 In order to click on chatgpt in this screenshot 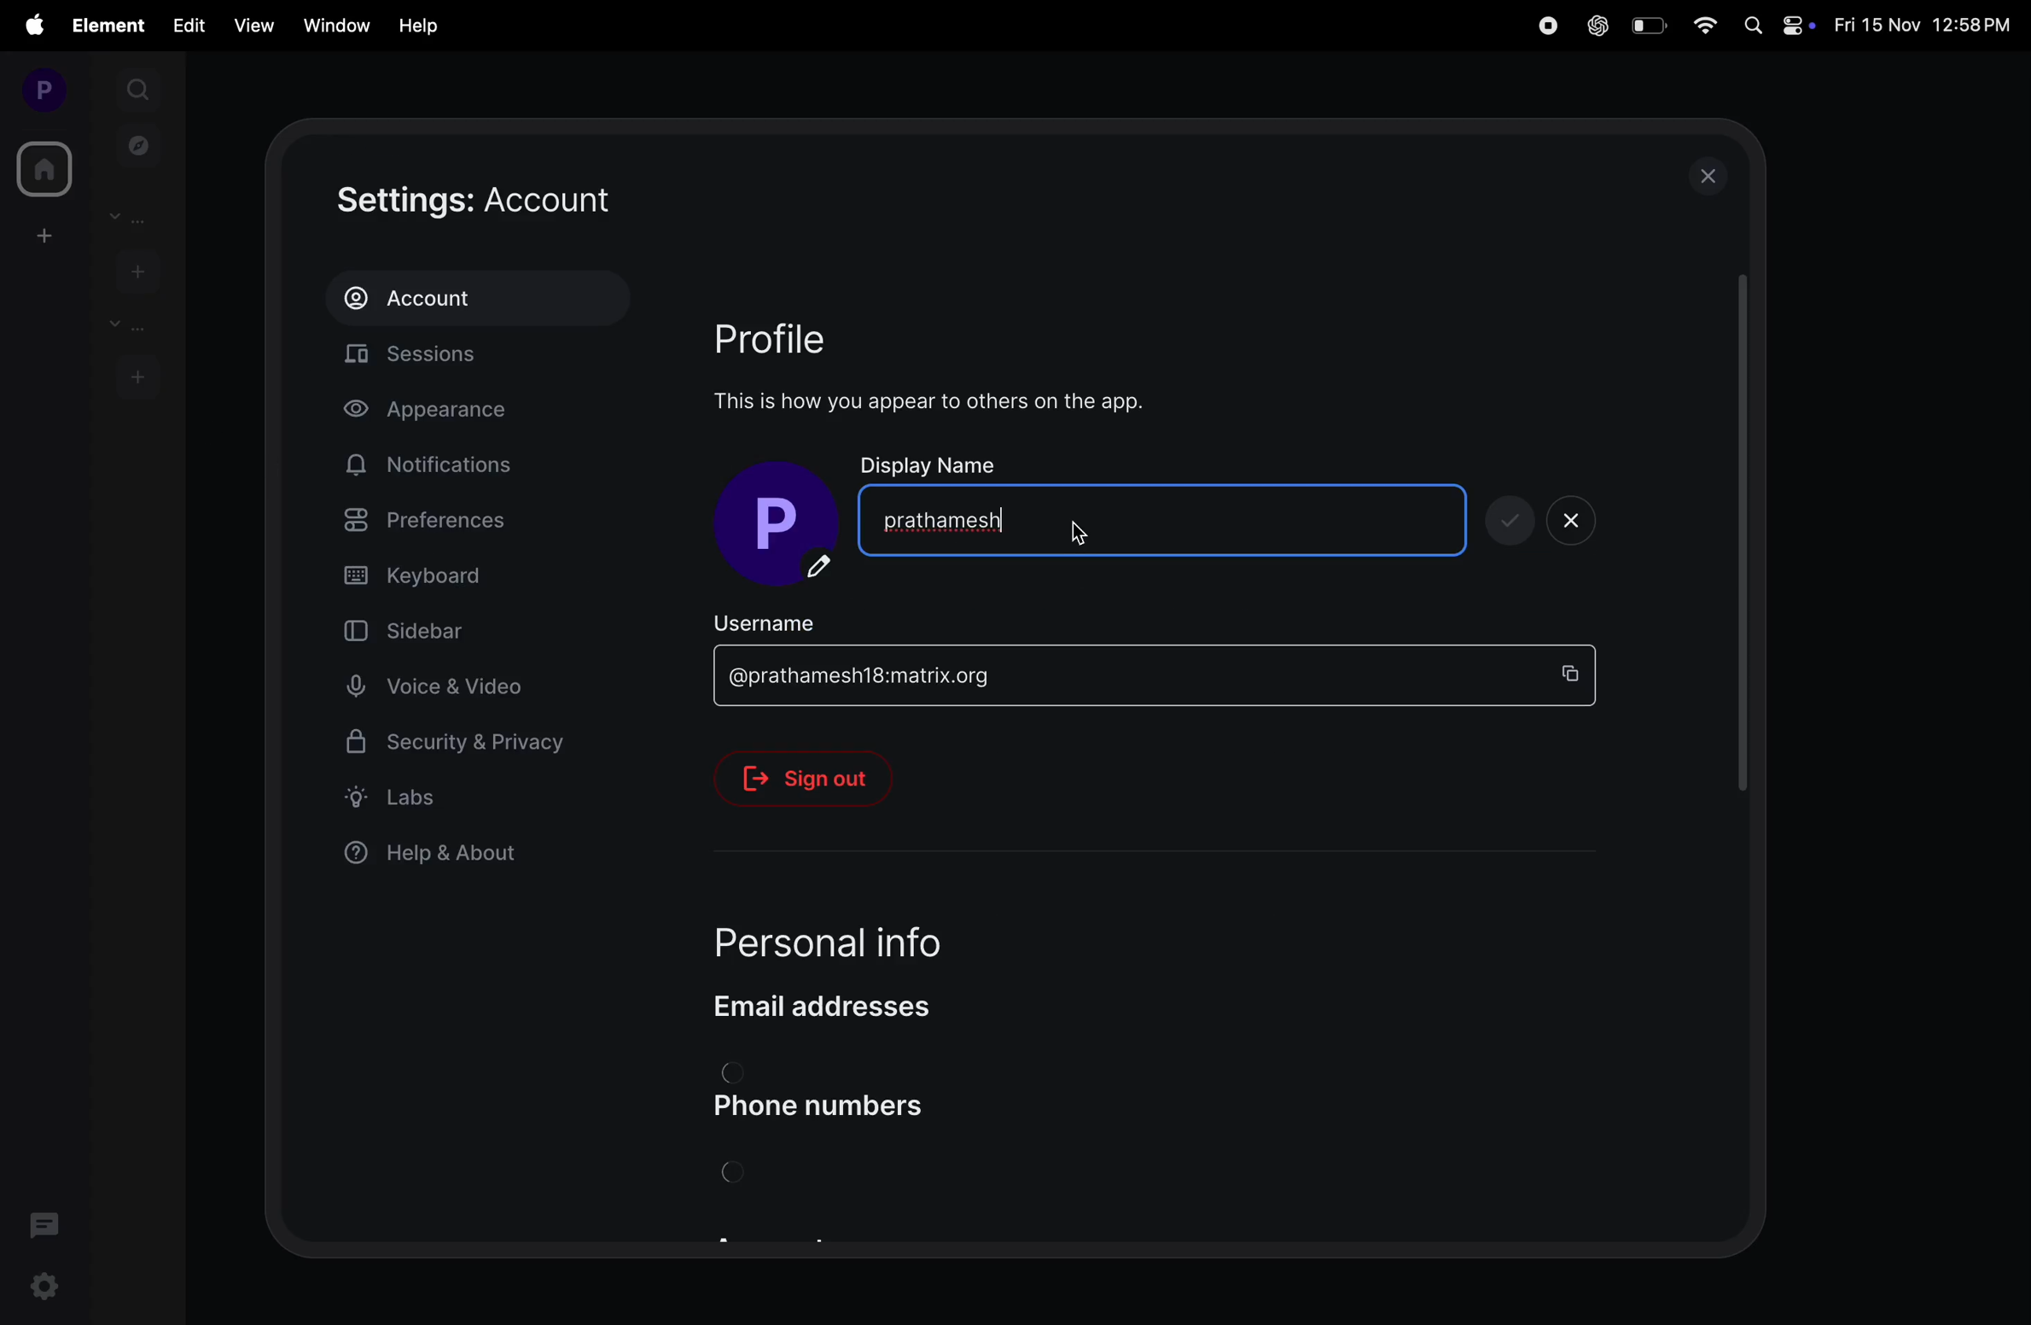, I will do `click(1595, 26)`.